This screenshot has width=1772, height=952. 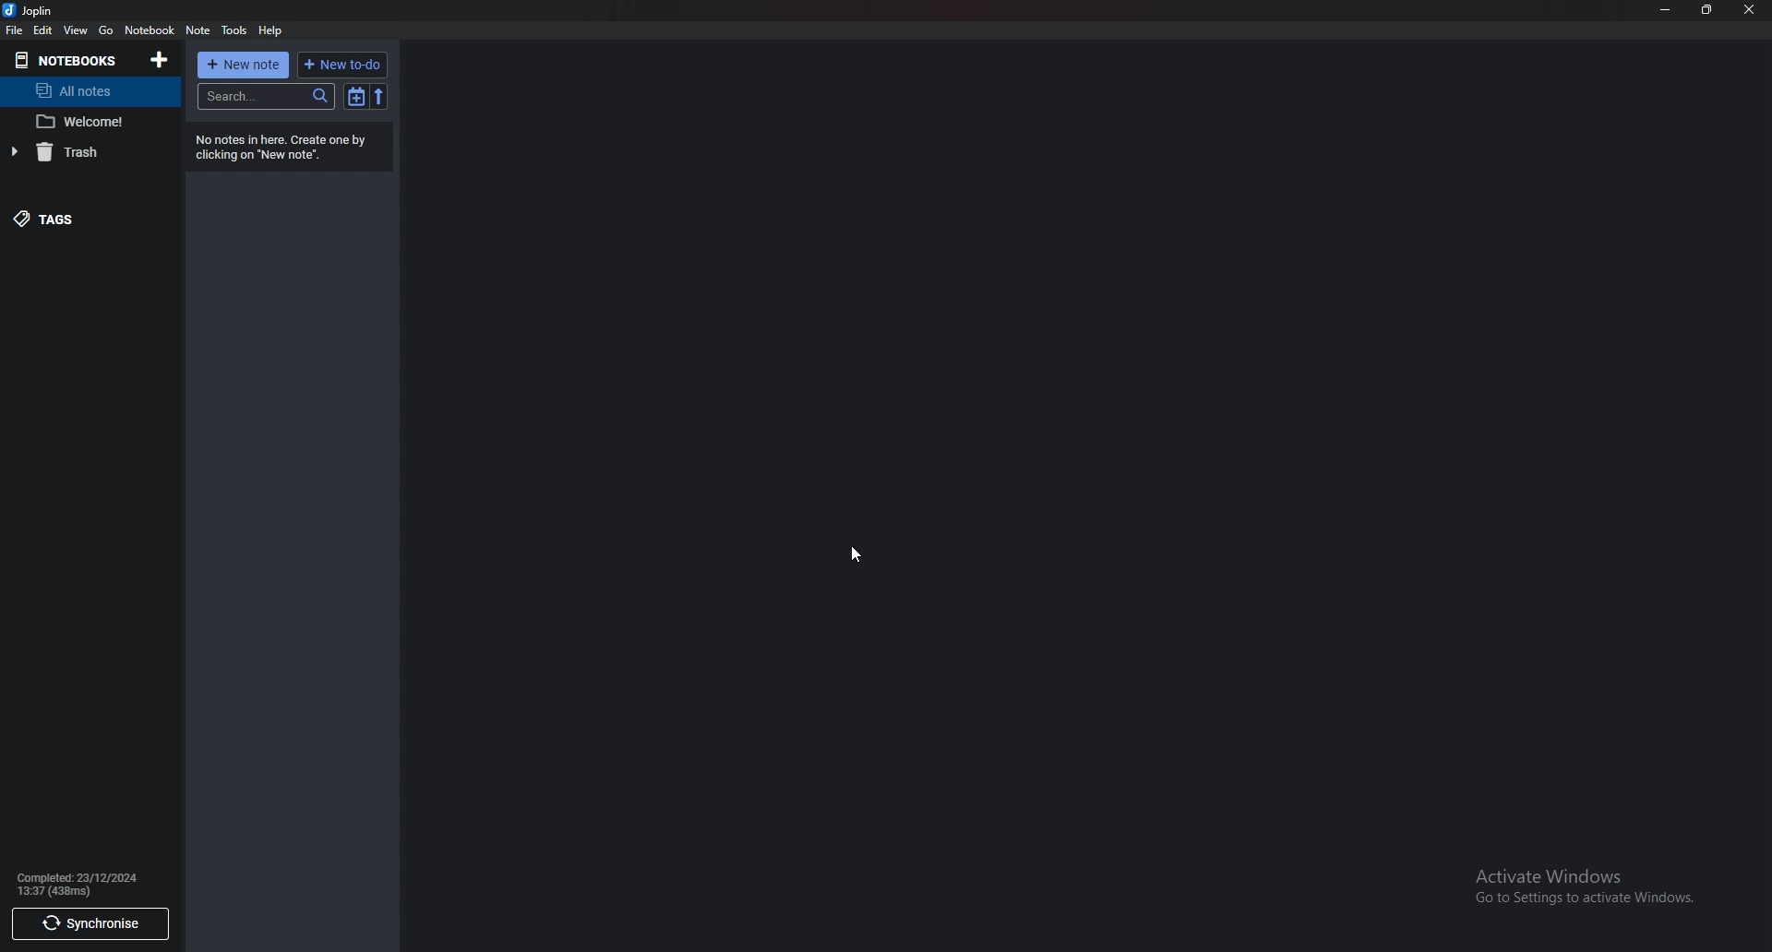 What do you see at coordinates (1706, 10) in the screenshot?
I see `Resize` at bounding box center [1706, 10].